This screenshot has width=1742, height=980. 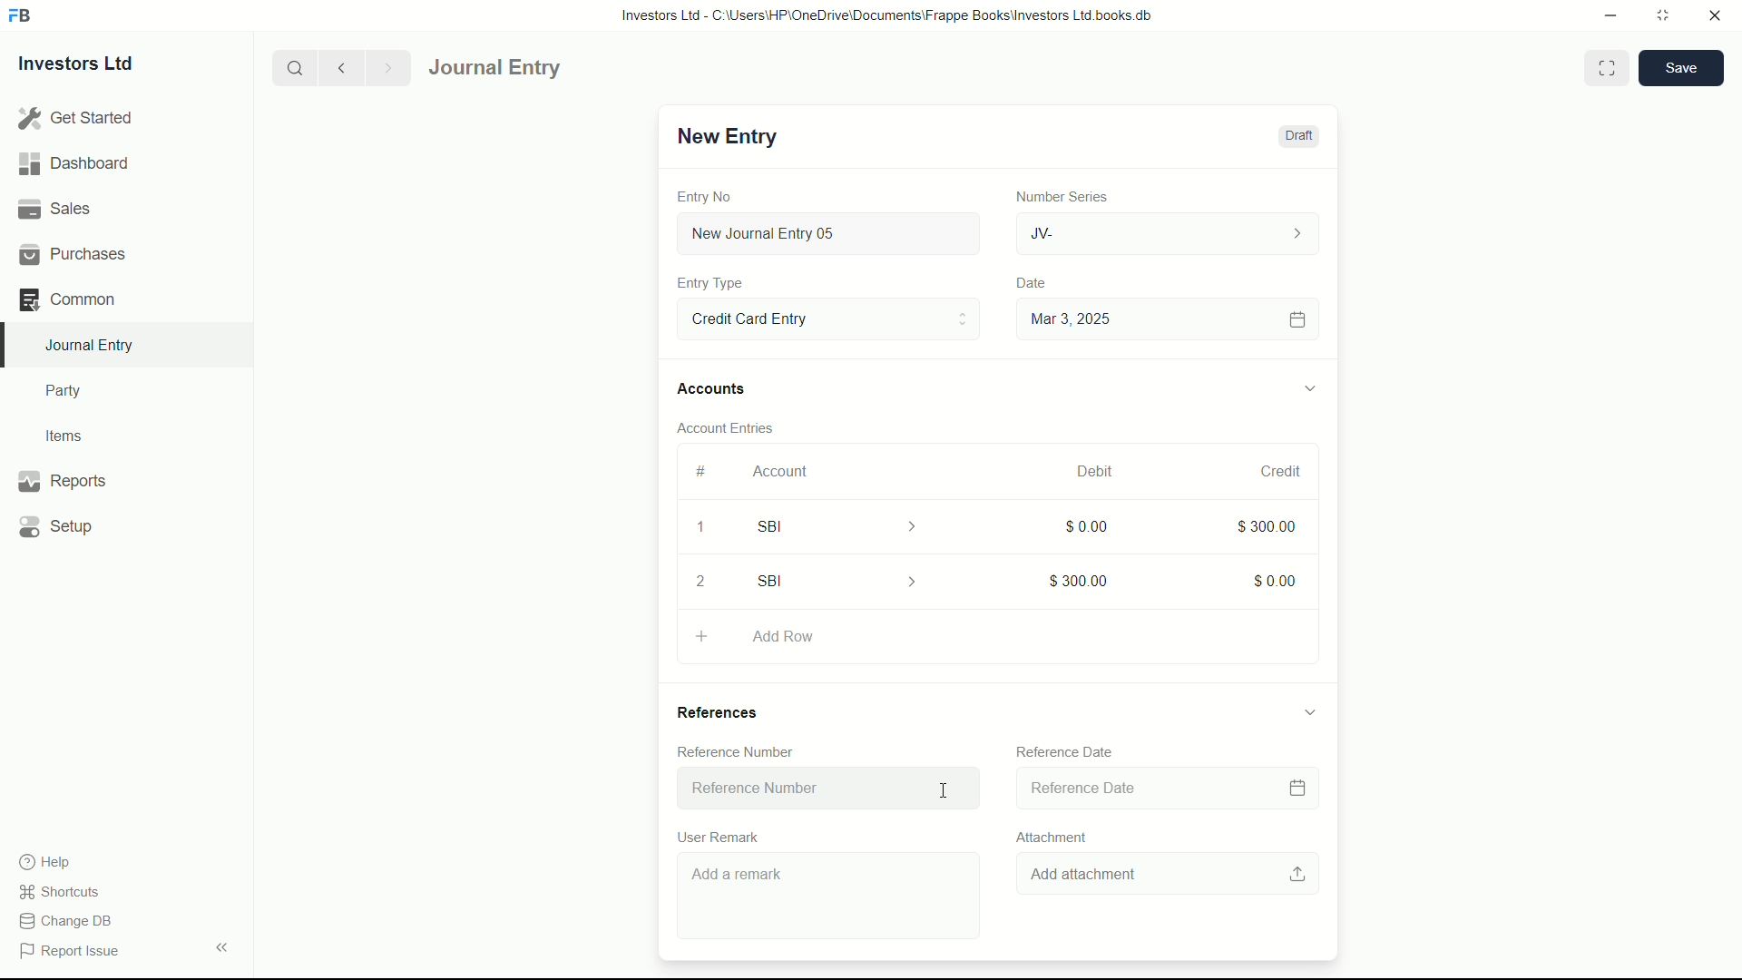 What do you see at coordinates (1682, 68) in the screenshot?
I see `save` at bounding box center [1682, 68].